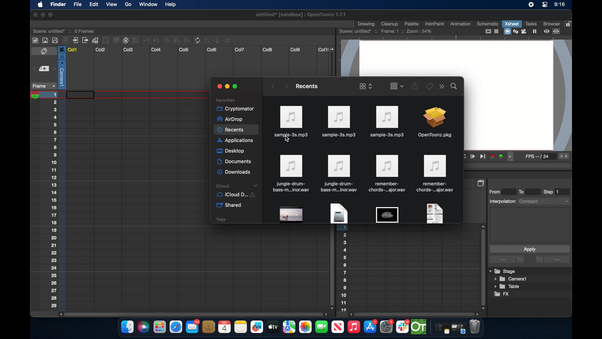  I want to click on iCloud drive, so click(235, 195).